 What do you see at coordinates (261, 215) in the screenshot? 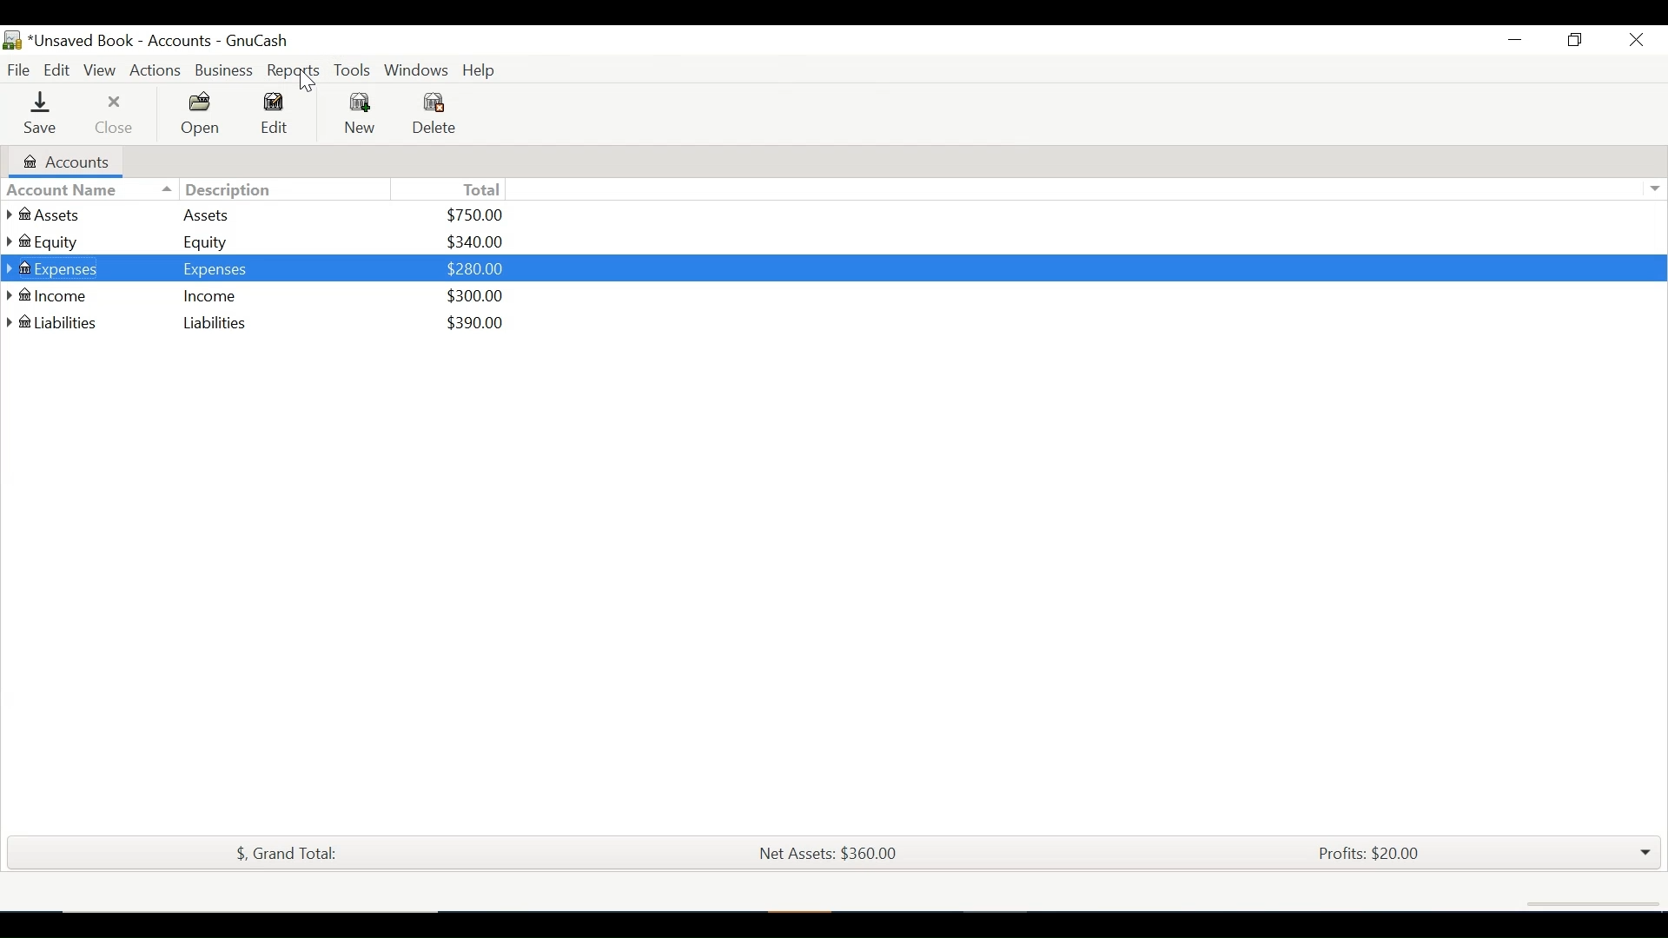
I see `Assets Assets $750.00` at bounding box center [261, 215].